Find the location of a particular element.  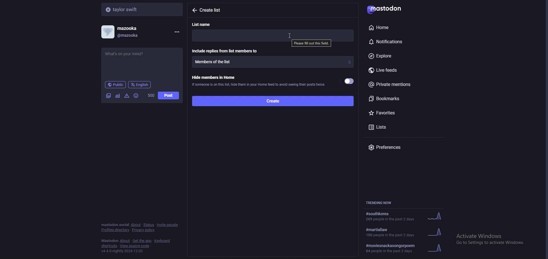

list name is located at coordinates (205, 24).